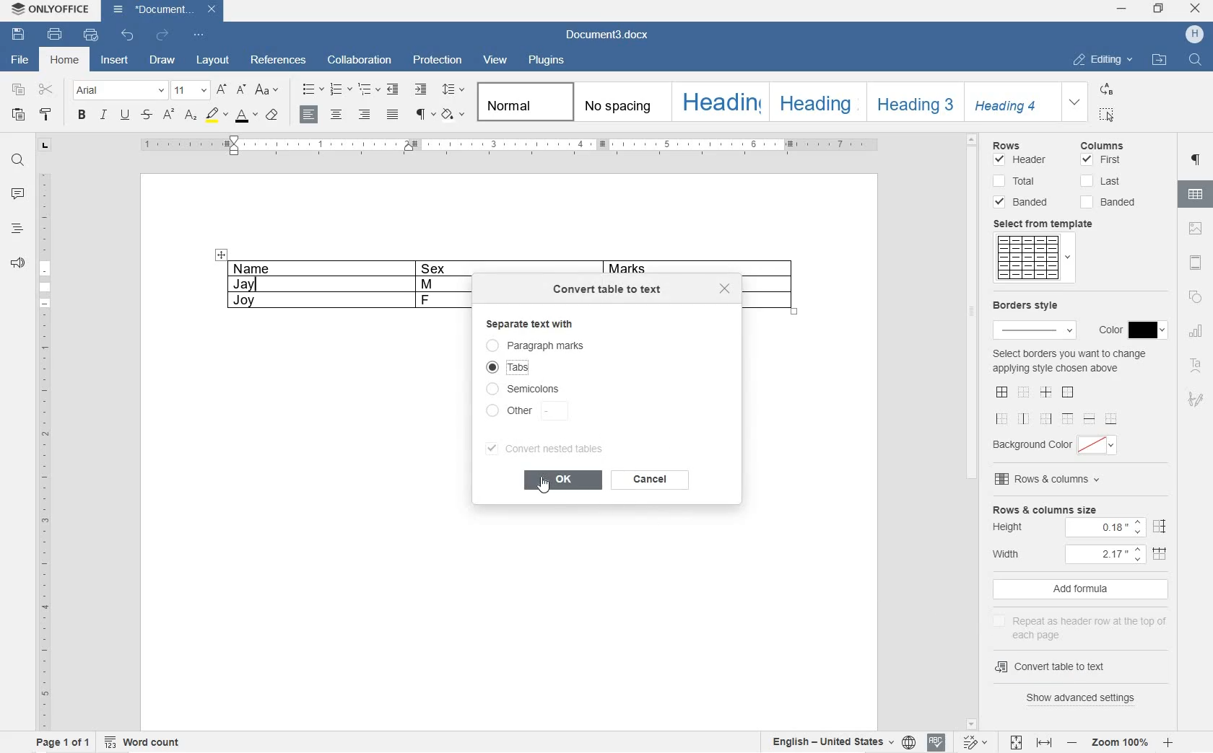 Image resolution: width=1213 pixels, height=753 pixels. I want to click on RESTORE, so click(1160, 9).